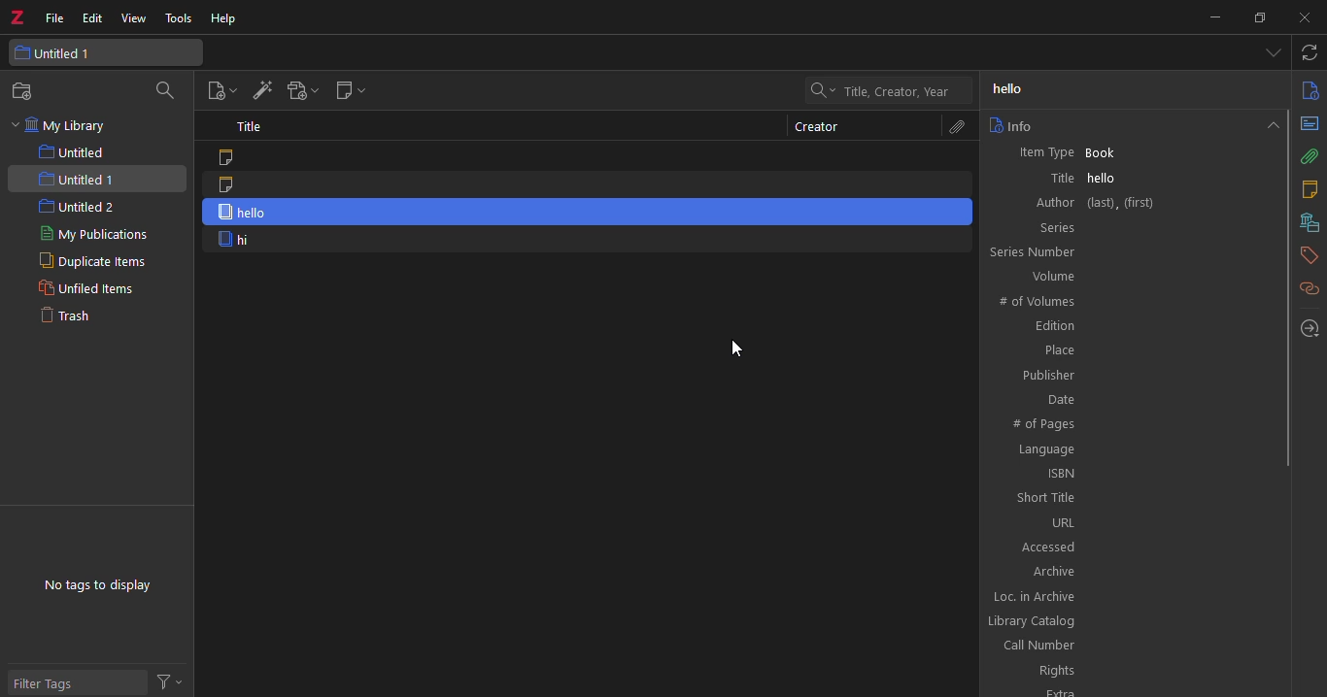 This screenshot has height=697, width=1327. I want to click on actions, so click(174, 680).